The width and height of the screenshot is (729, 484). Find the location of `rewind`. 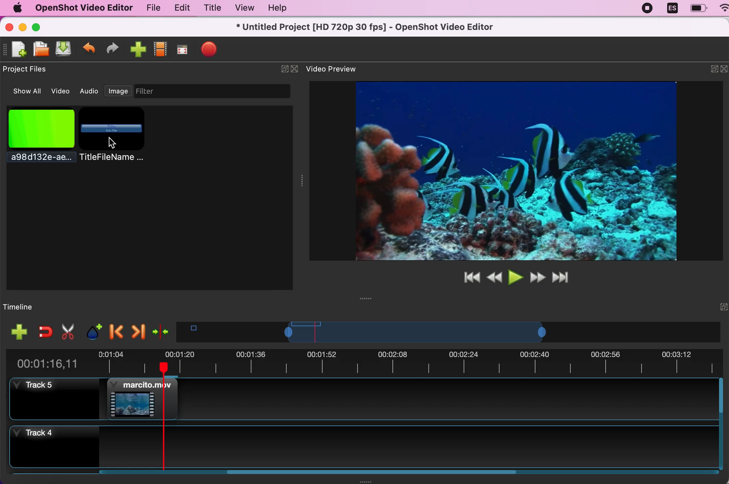

rewind is located at coordinates (494, 276).